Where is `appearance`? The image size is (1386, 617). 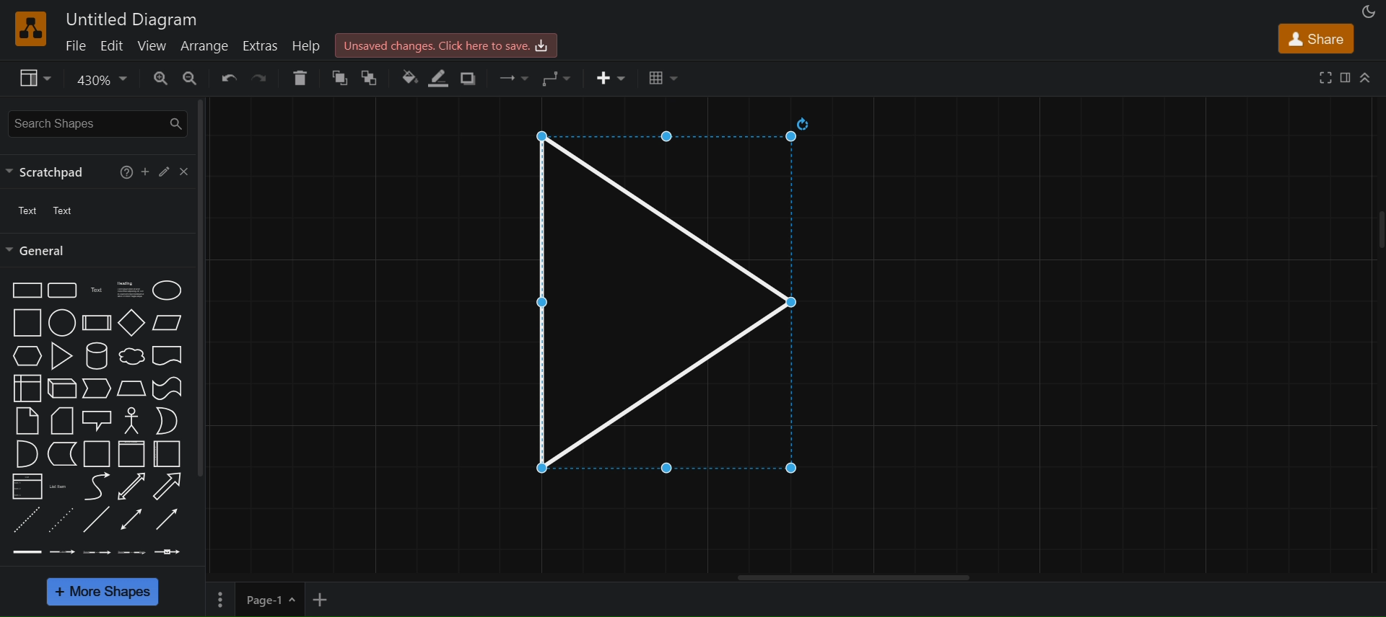
appearance is located at coordinates (1367, 11).